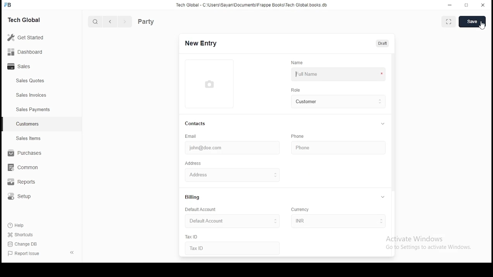  Describe the element at coordinates (32, 110) in the screenshot. I see `sales payments` at that location.